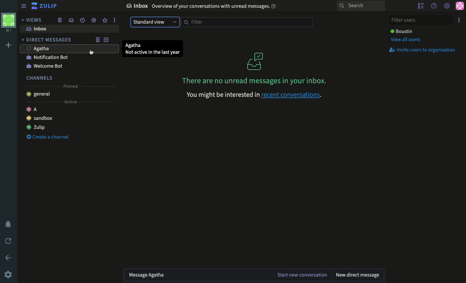  Describe the element at coordinates (402, 31) in the screenshot. I see `User` at that location.